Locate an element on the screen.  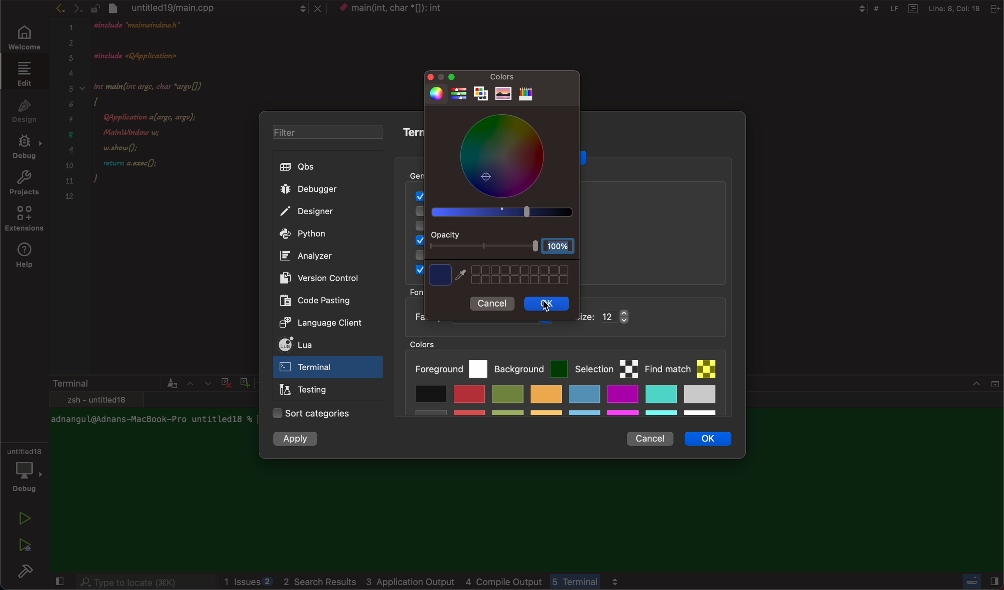
arrows is located at coordinates (198, 383).